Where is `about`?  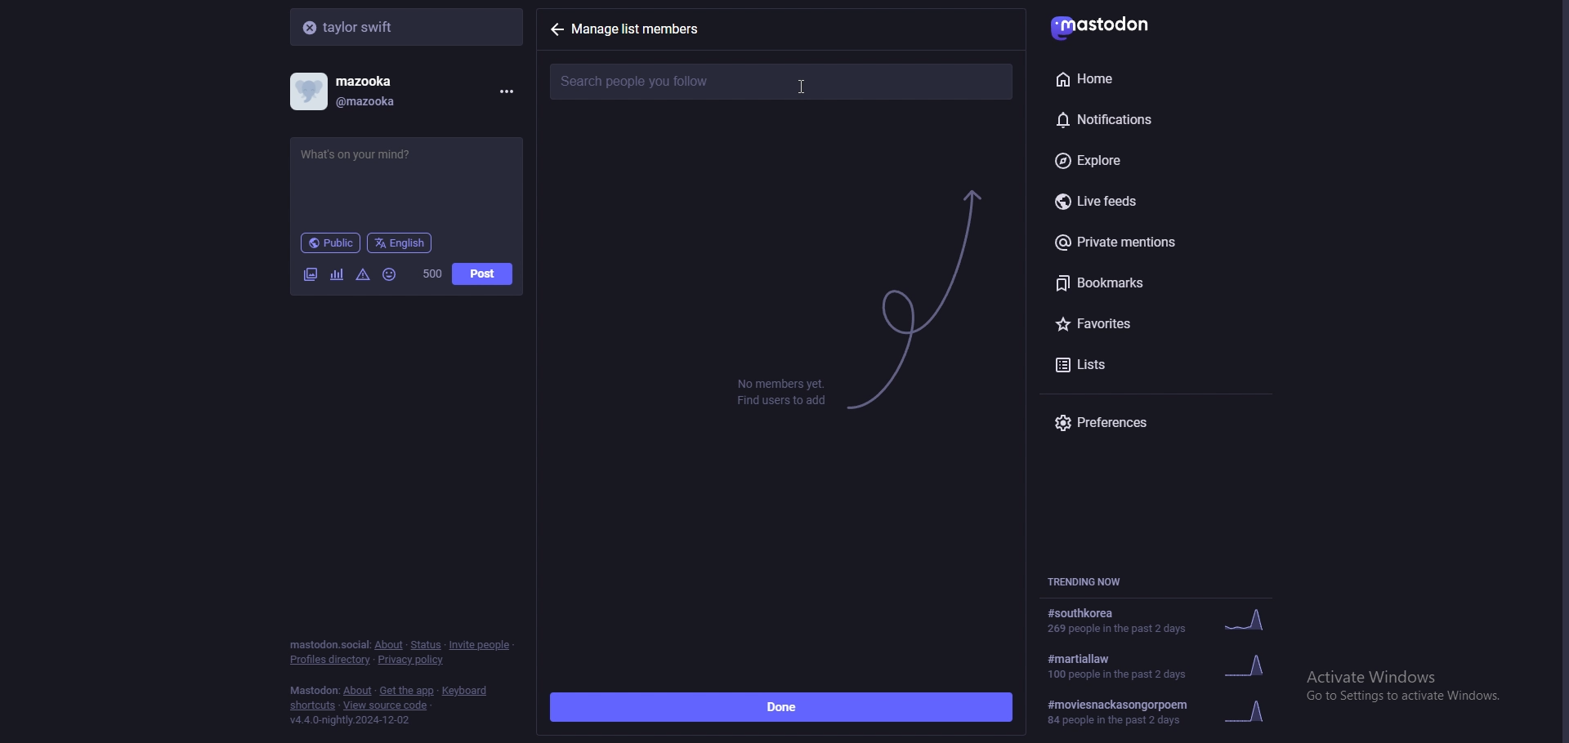 about is located at coordinates (359, 692).